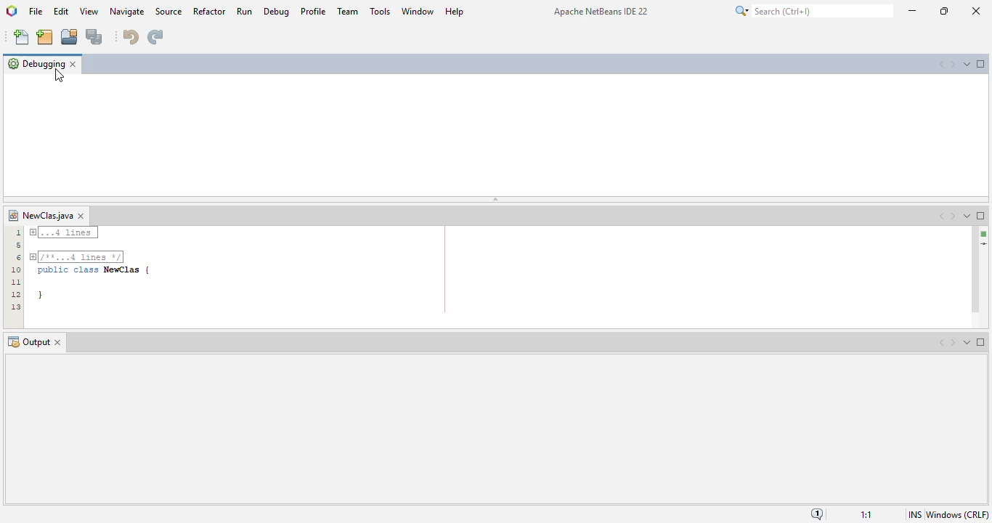 Image resolution: width=992 pixels, height=523 pixels. What do you see at coordinates (975, 11) in the screenshot?
I see `close` at bounding box center [975, 11].